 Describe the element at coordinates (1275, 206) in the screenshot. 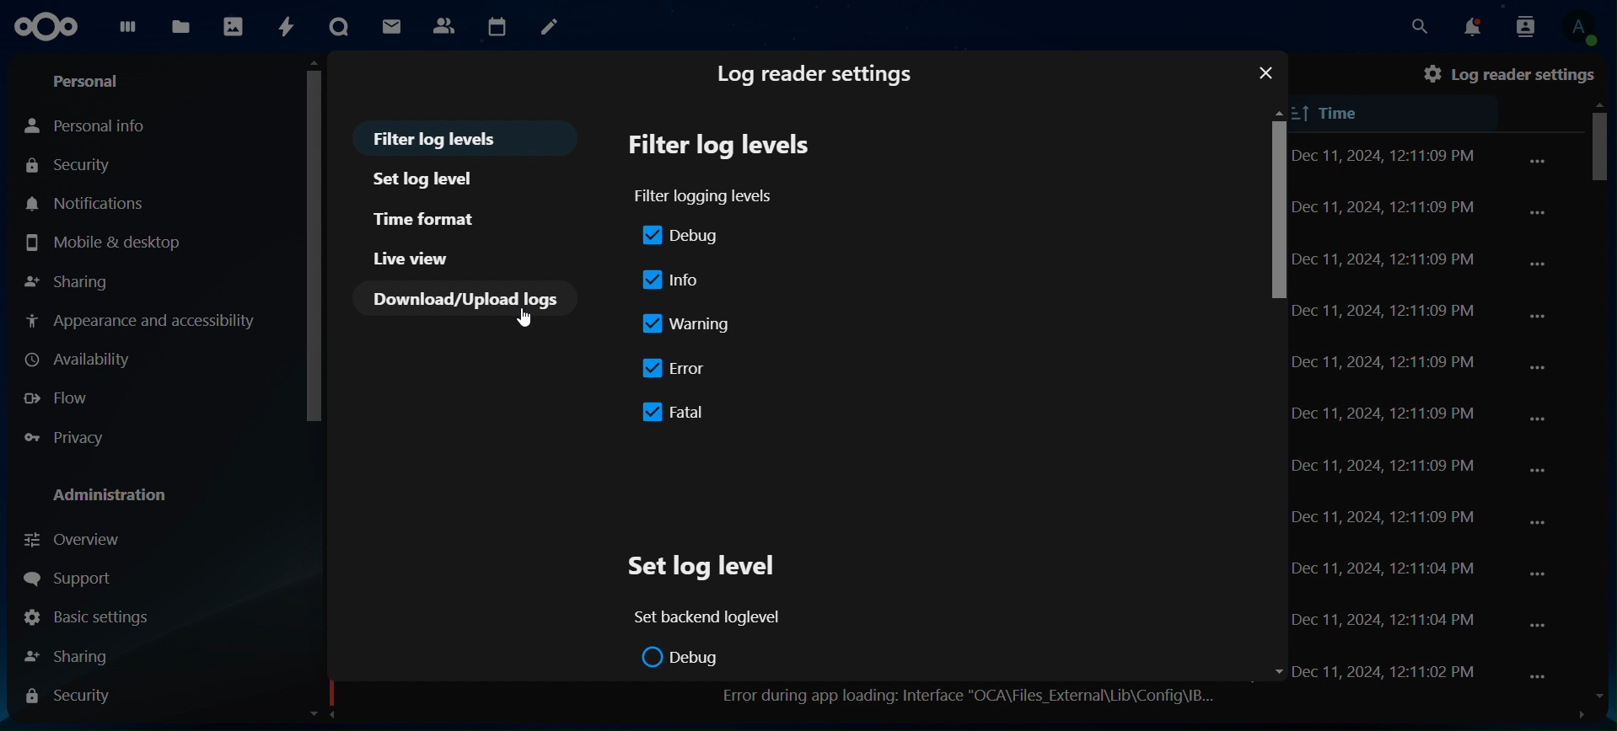

I see `scrollbar` at that location.